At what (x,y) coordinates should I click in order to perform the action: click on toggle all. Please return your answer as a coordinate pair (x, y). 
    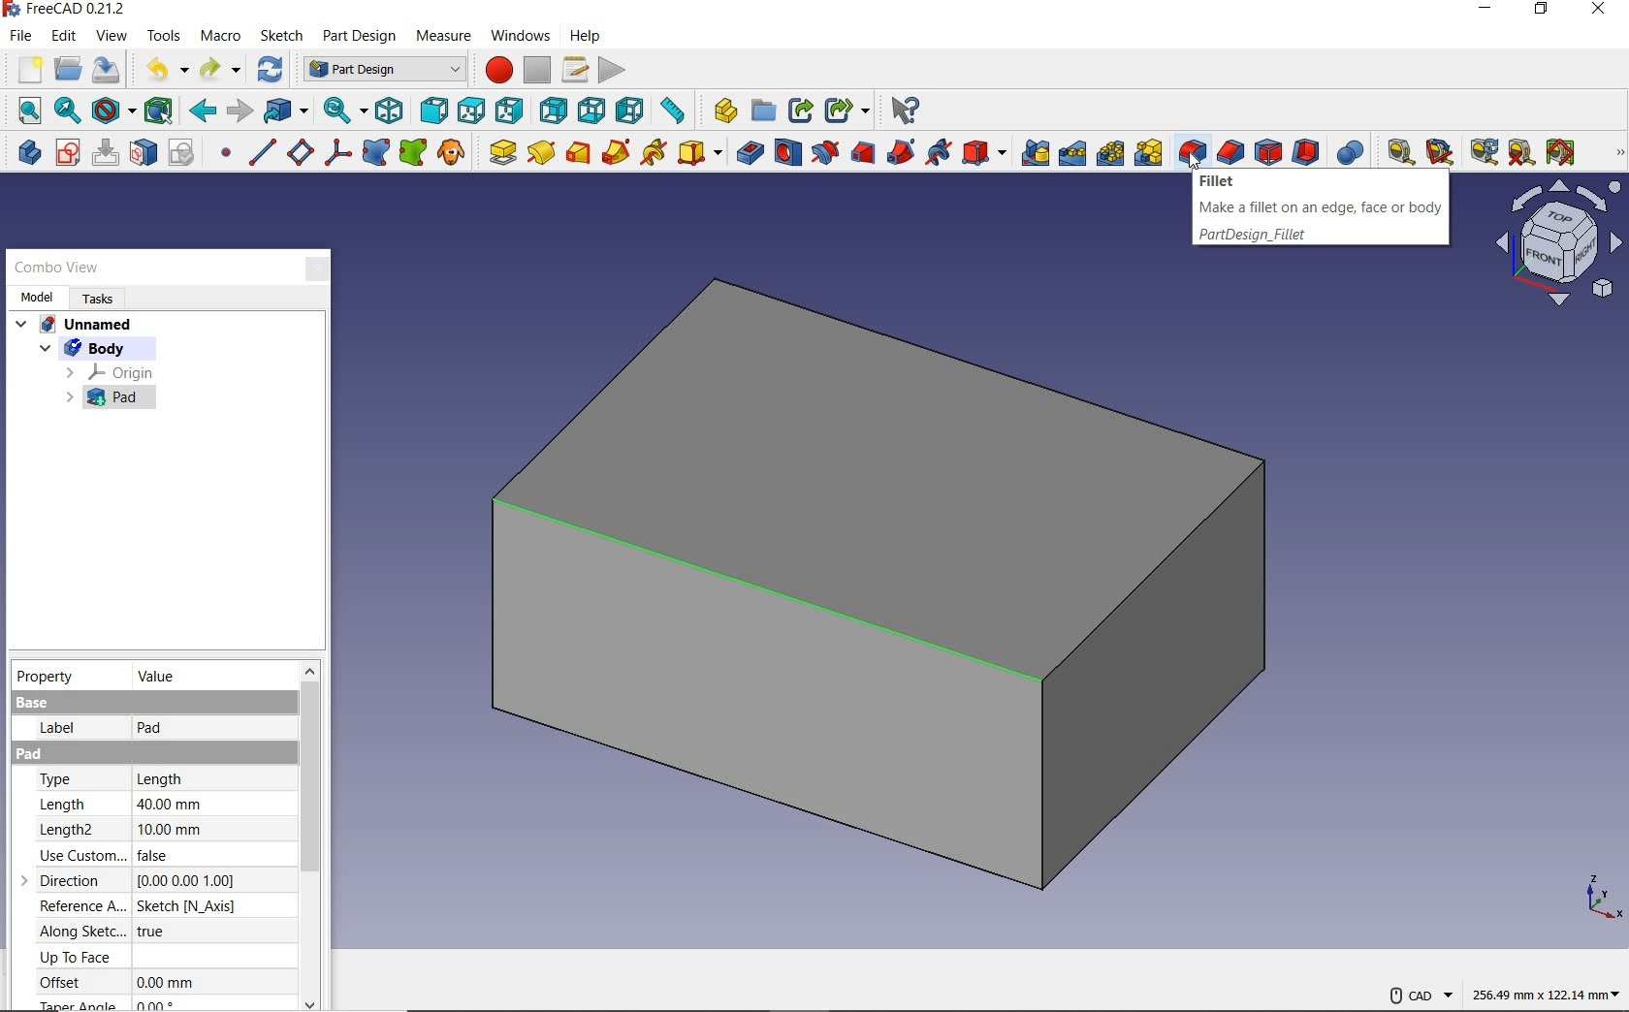
    Looking at the image, I should click on (1562, 152).